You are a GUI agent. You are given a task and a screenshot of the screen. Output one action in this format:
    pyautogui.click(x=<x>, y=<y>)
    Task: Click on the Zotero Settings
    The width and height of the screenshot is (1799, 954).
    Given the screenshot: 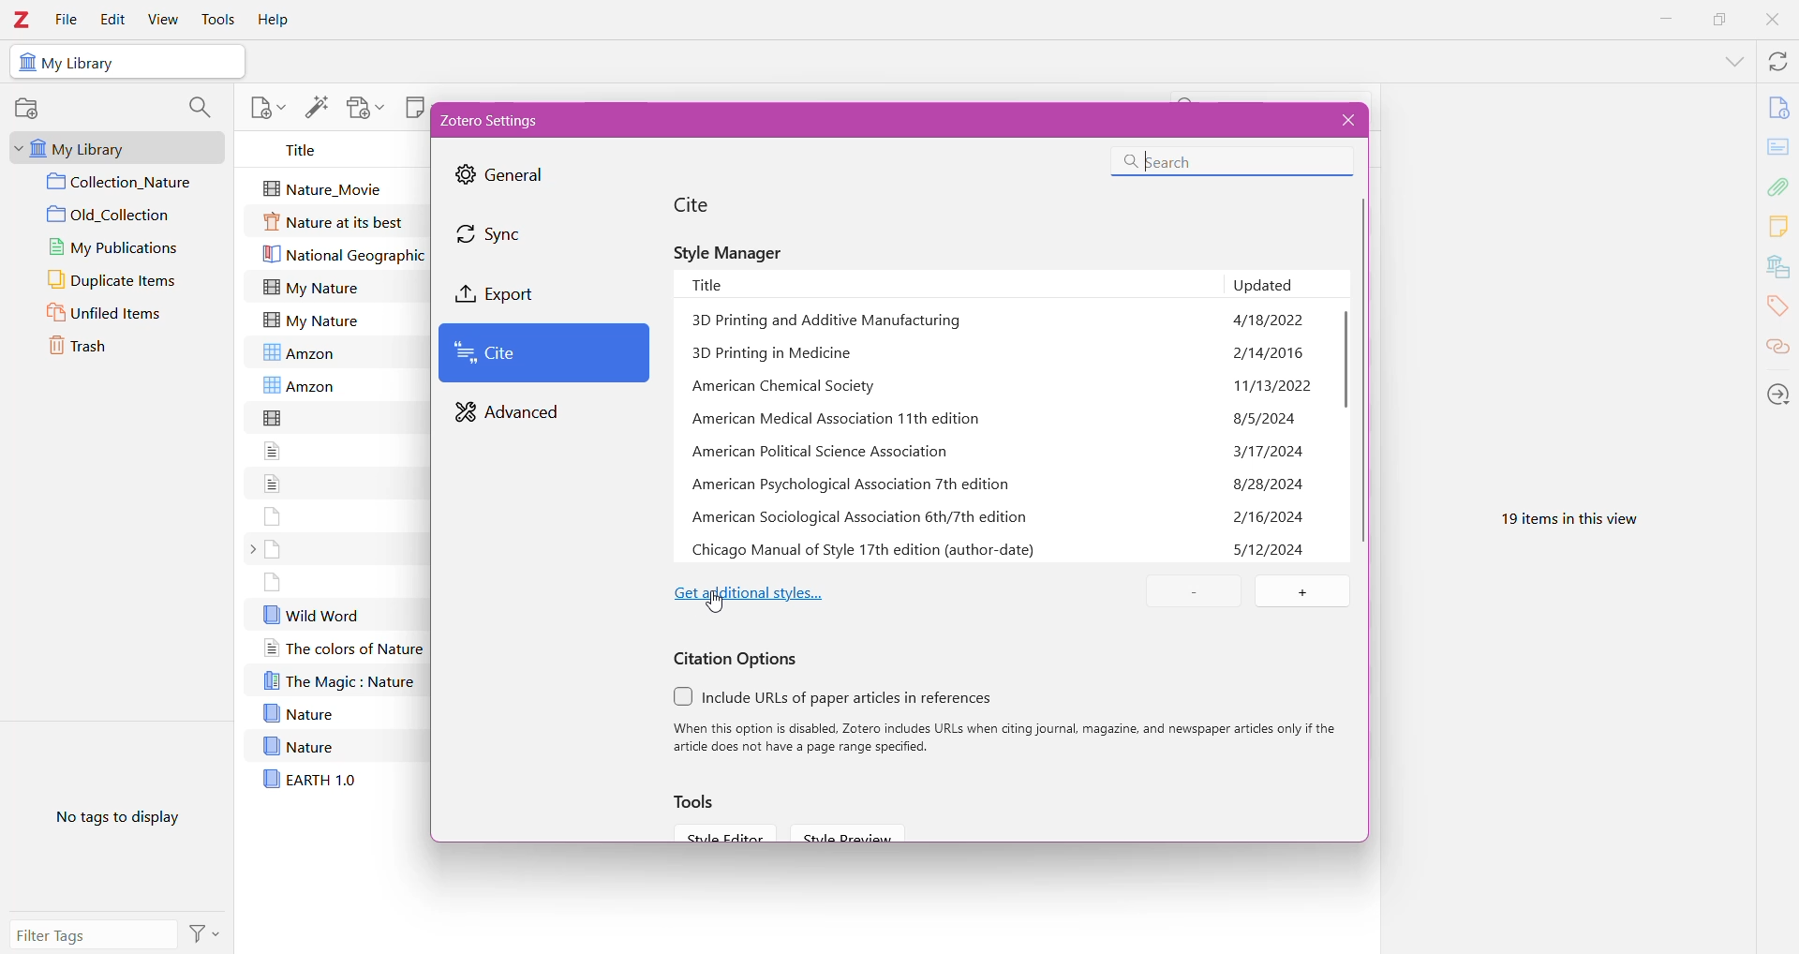 What is the action you would take?
    pyautogui.click(x=501, y=120)
    